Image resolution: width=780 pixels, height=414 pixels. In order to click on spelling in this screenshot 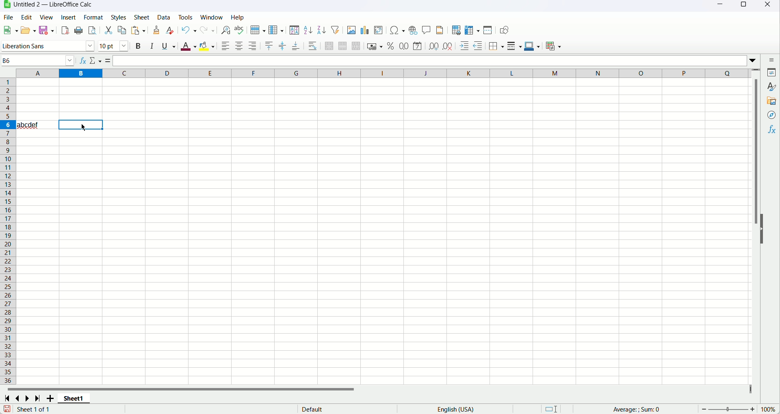, I will do `click(239, 30)`.